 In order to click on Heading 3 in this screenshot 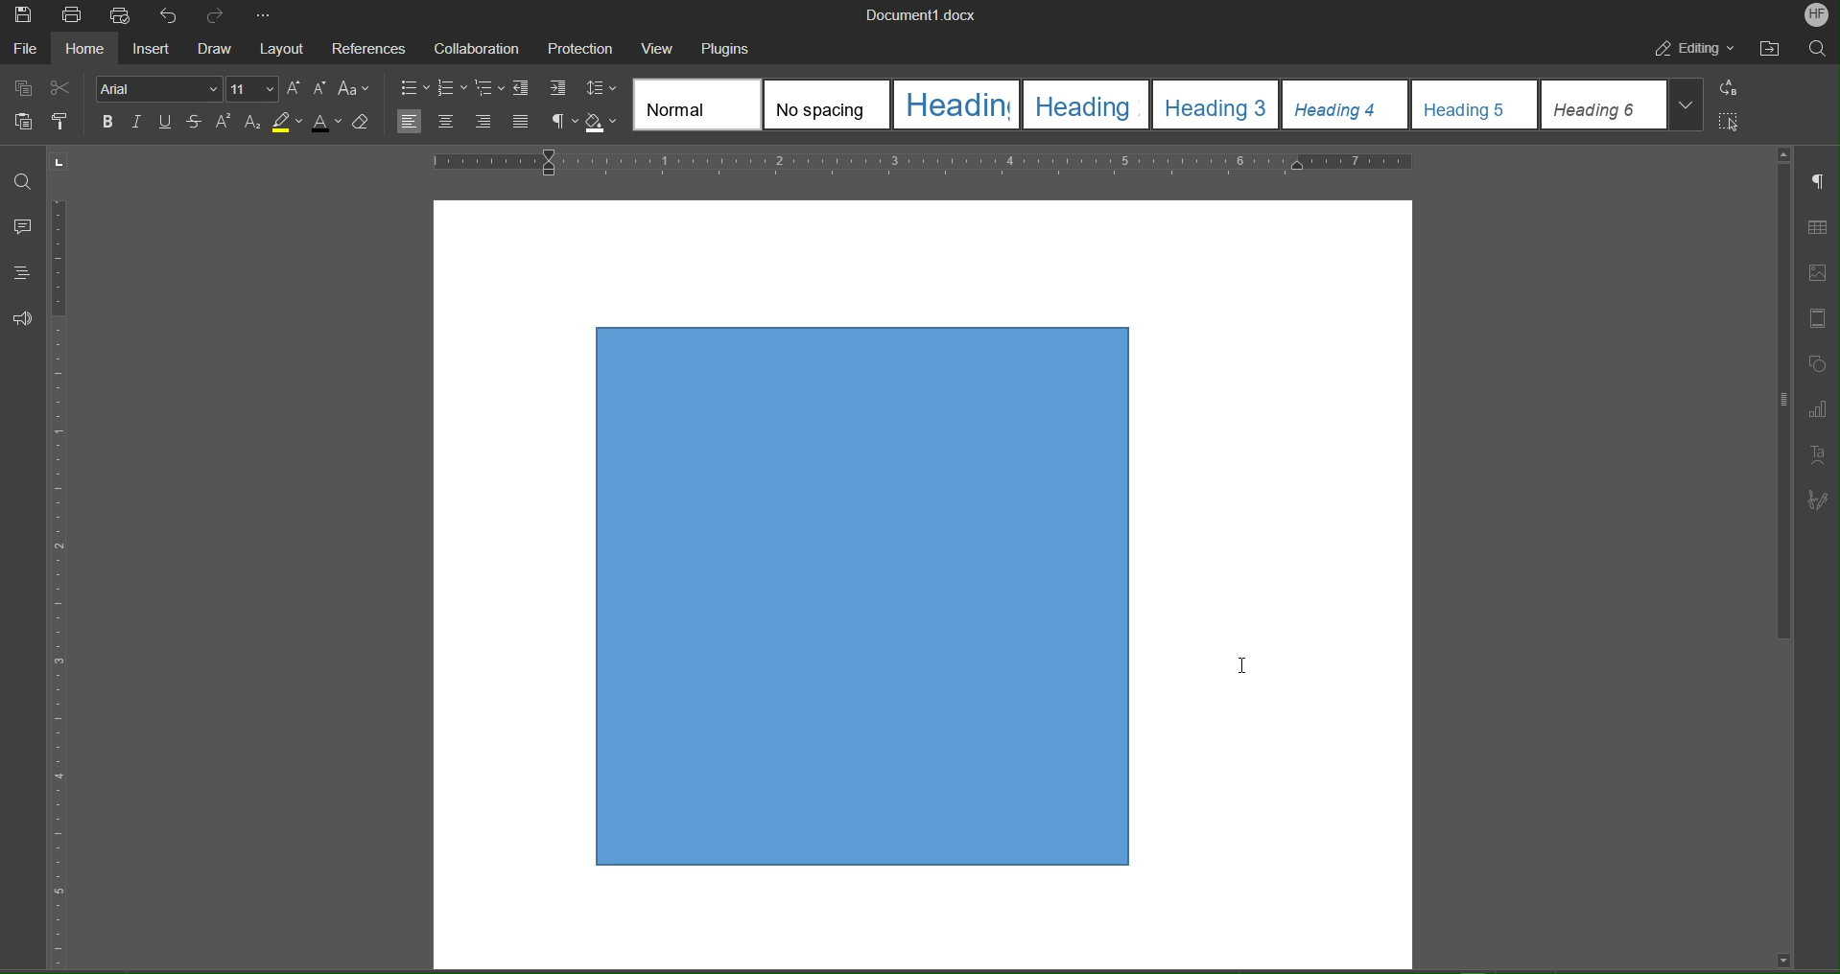, I will do `click(1215, 104)`.